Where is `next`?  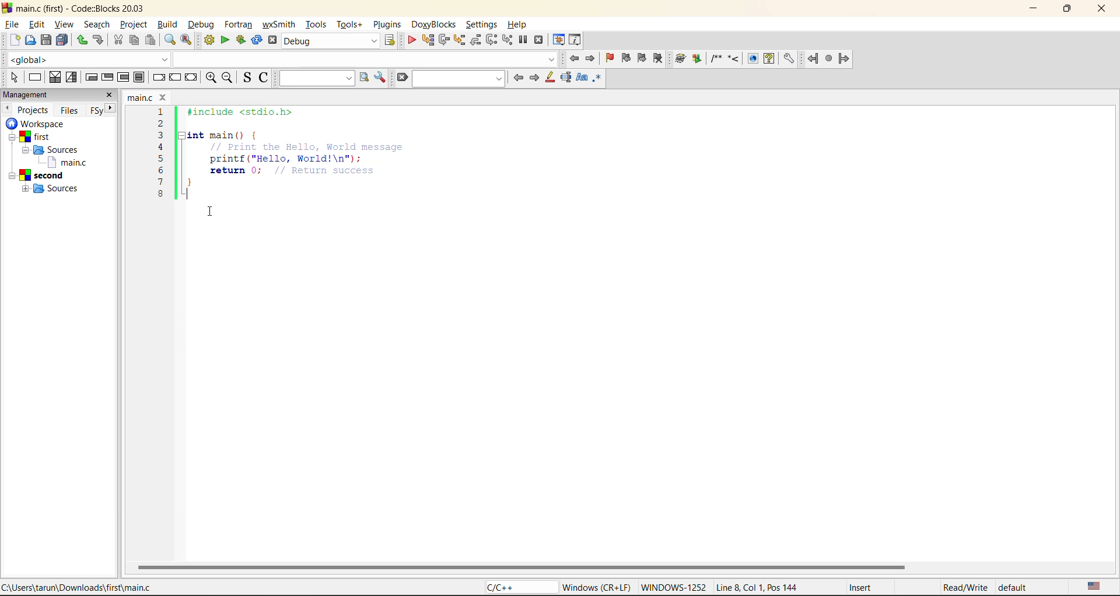
next is located at coordinates (535, 78).